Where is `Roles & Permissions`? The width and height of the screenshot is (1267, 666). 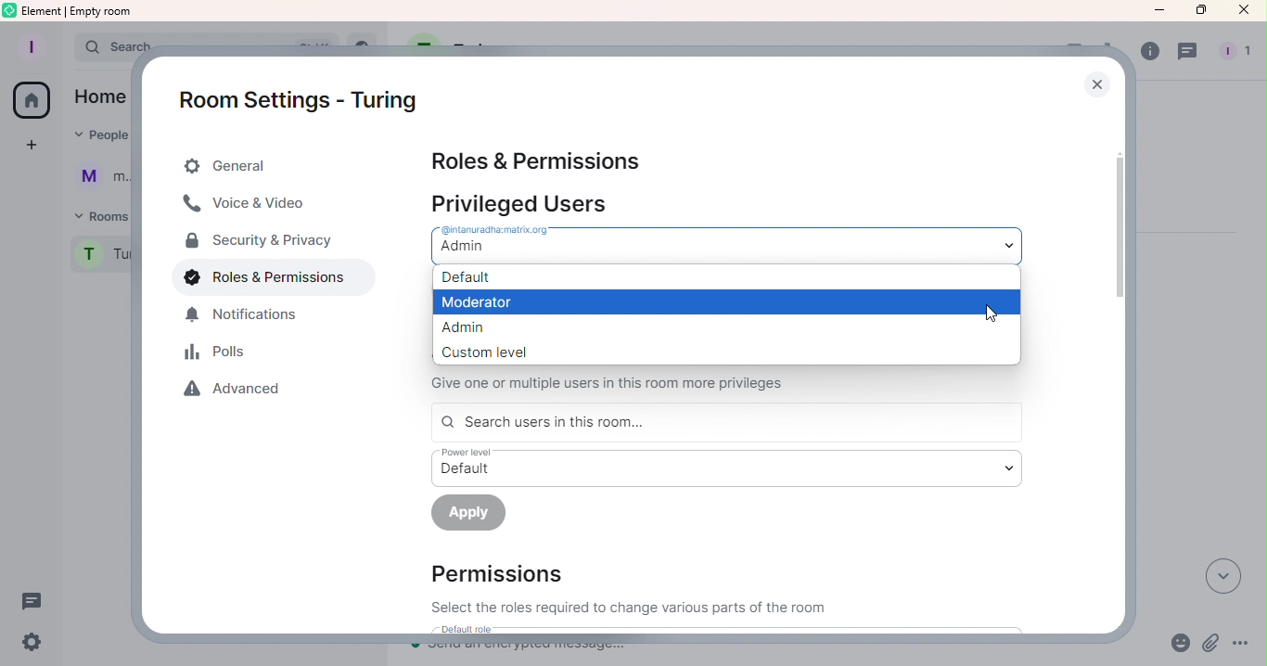
Roles & Permissions is located at coordinates (259, 278).